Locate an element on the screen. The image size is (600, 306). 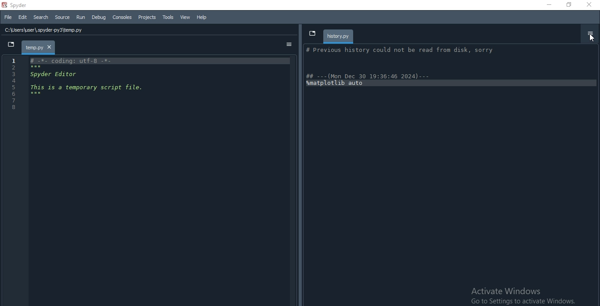
Tools is located at coordinates (168, 17).